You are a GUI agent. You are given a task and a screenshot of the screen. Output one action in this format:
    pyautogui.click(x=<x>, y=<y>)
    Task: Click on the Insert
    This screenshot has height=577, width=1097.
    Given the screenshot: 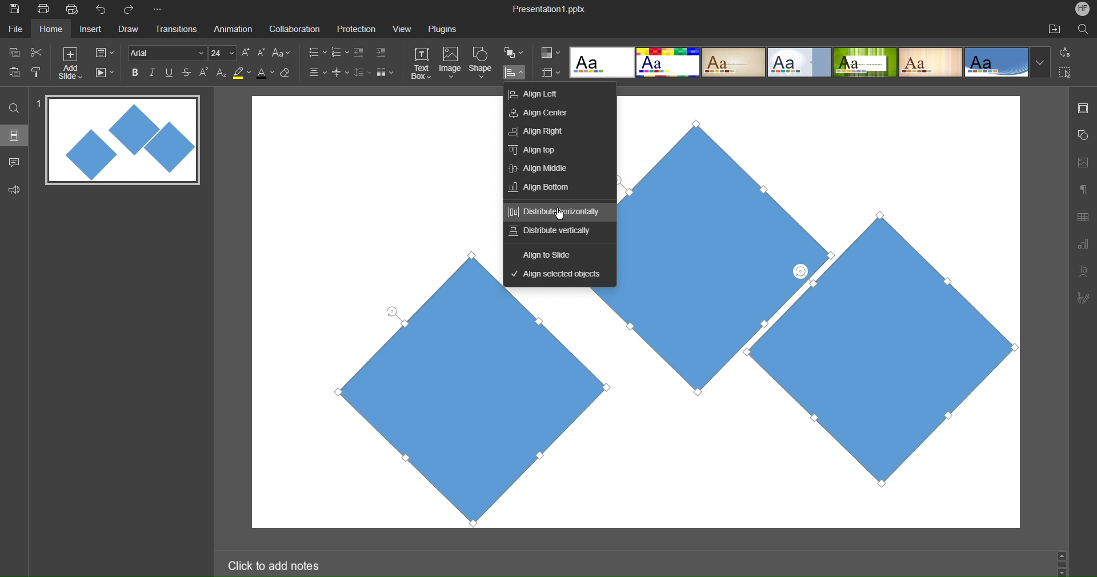 What is the action you would take?
    pyautogui.click(x=89, y=30)
    